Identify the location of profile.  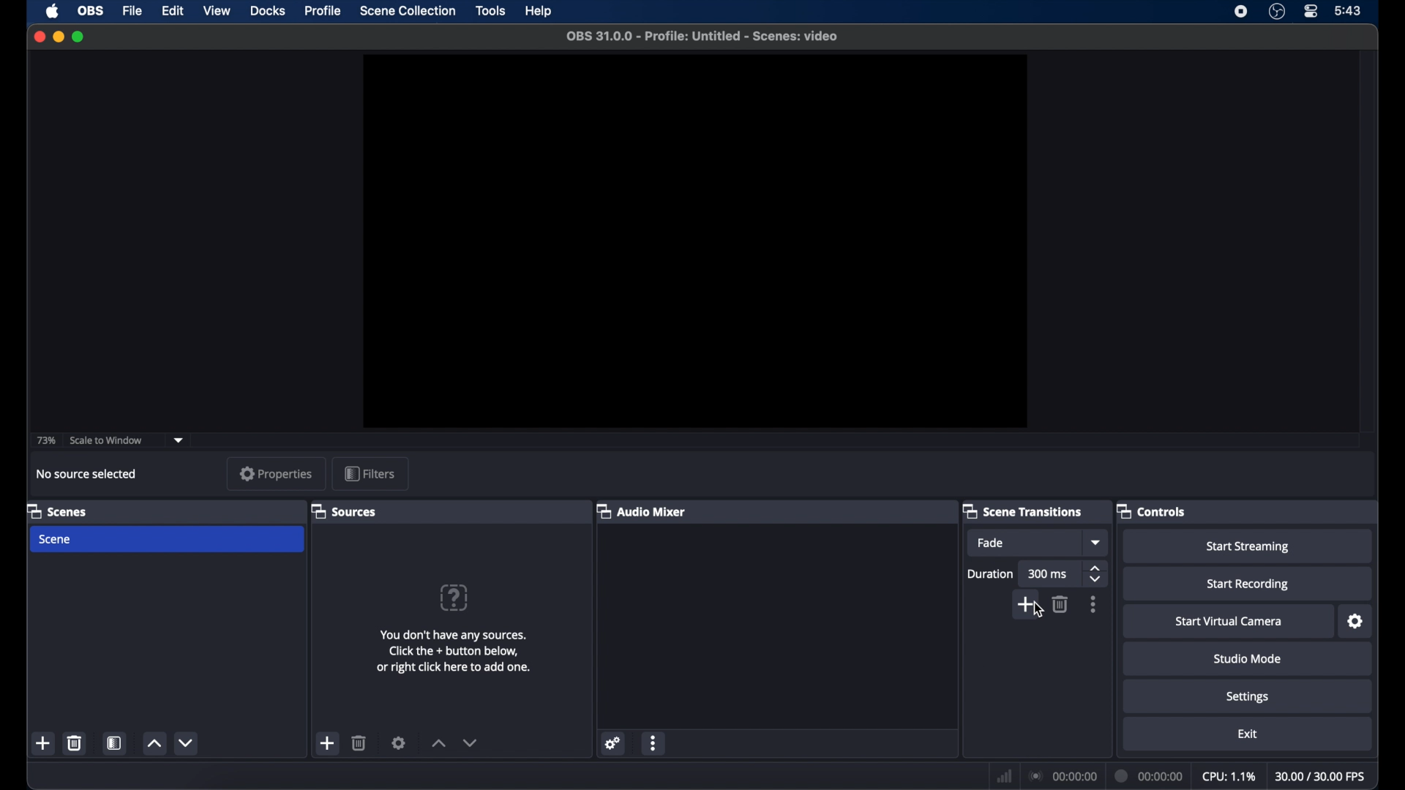
(323, 11).